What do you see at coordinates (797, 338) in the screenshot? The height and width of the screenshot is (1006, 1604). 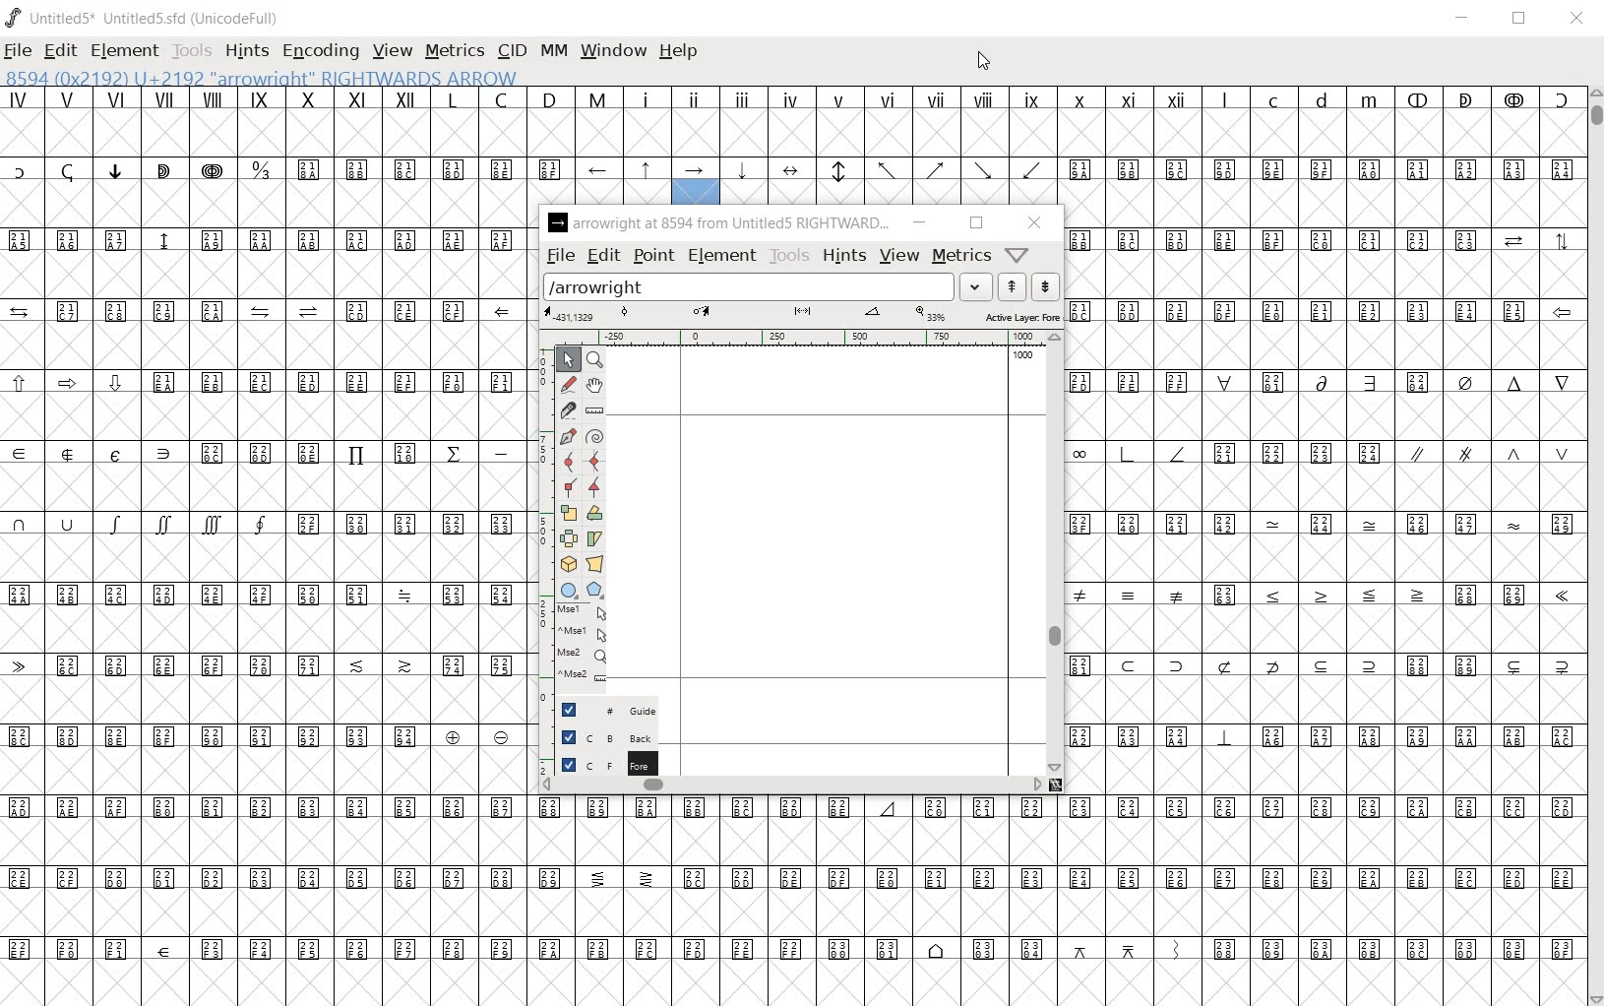 I see `ruler` at bounding box center [797, 338].